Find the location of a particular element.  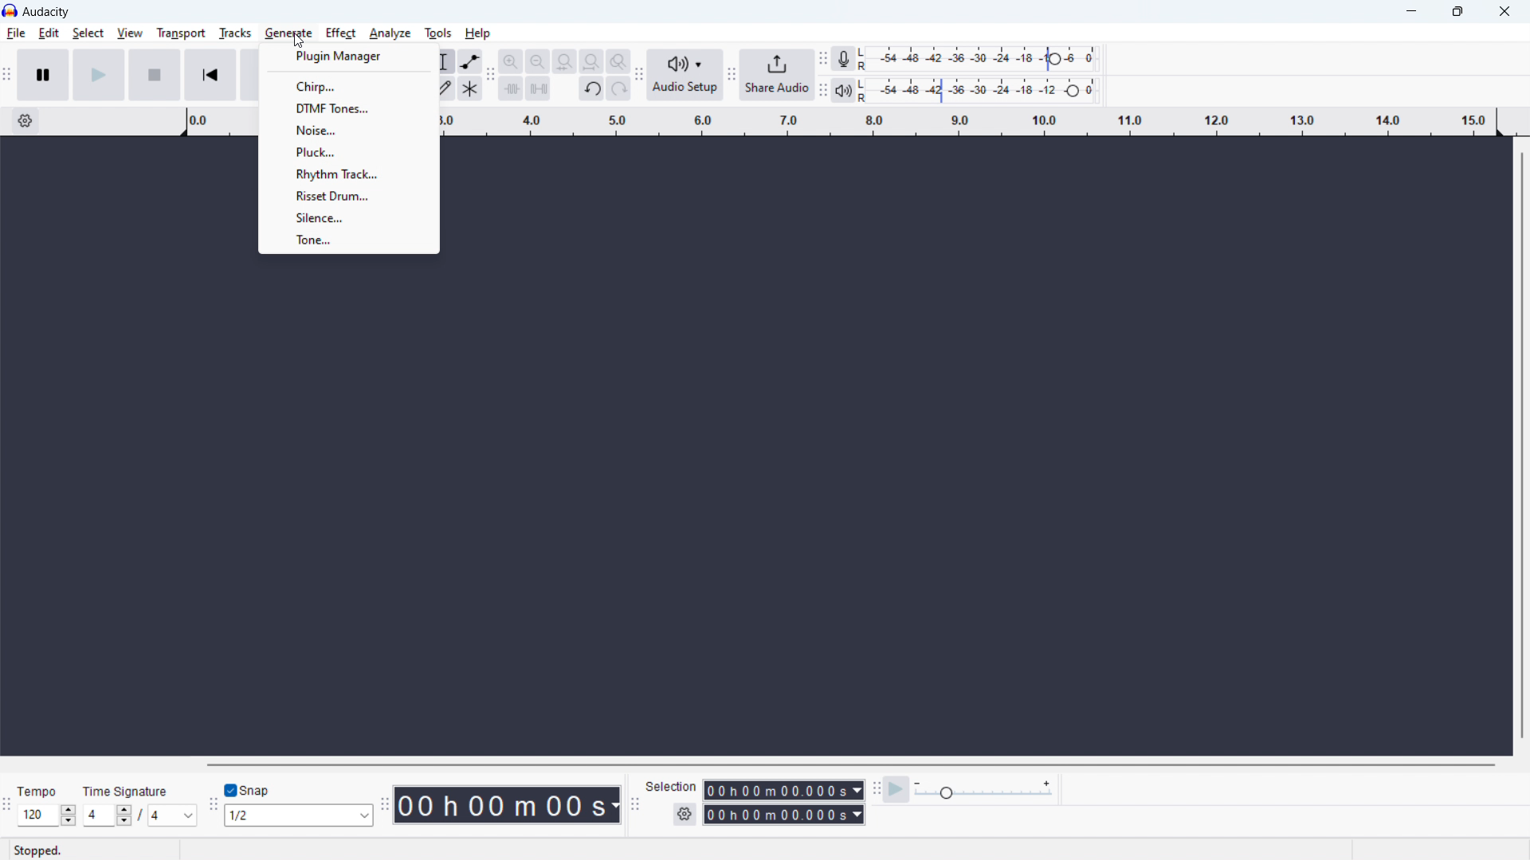

maximize is located at coordinates (1457, 10).